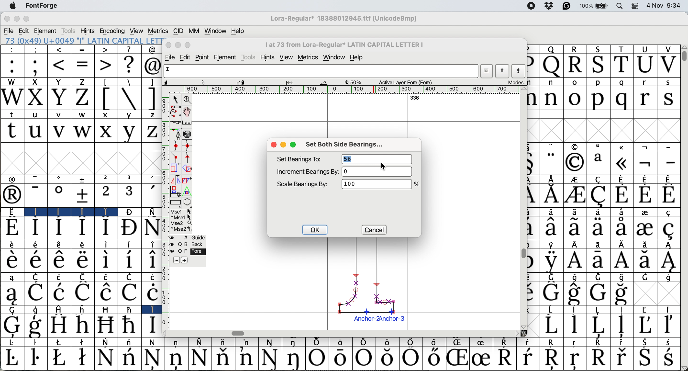 This screenshot has width=688, height=371. Describe the element at coordinates (665, 6) in the screenshot. I see `4 Nov 9:34` at that location.